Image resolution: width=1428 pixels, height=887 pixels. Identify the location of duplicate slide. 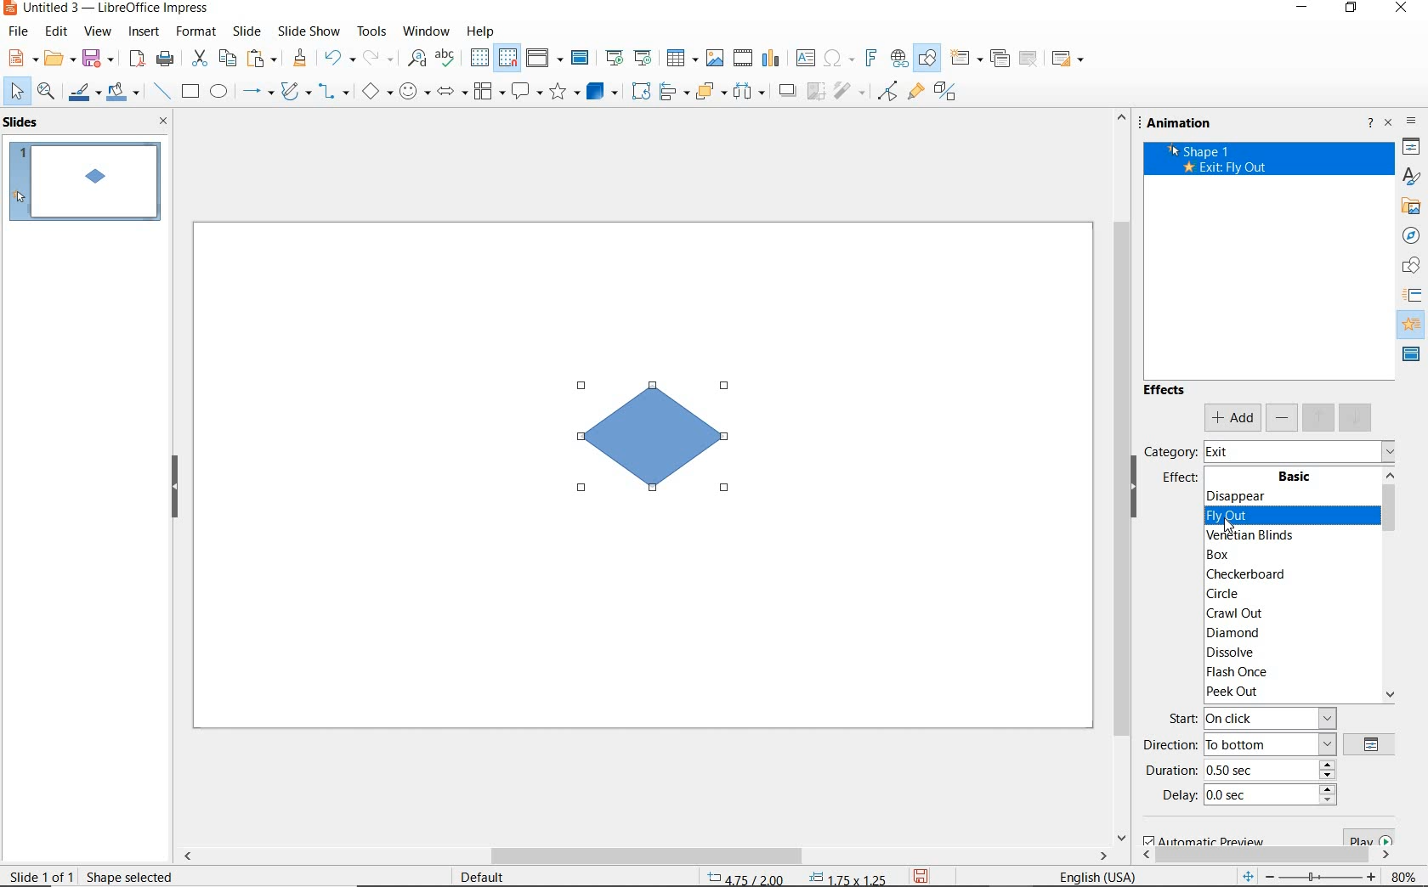
(1000, 59).